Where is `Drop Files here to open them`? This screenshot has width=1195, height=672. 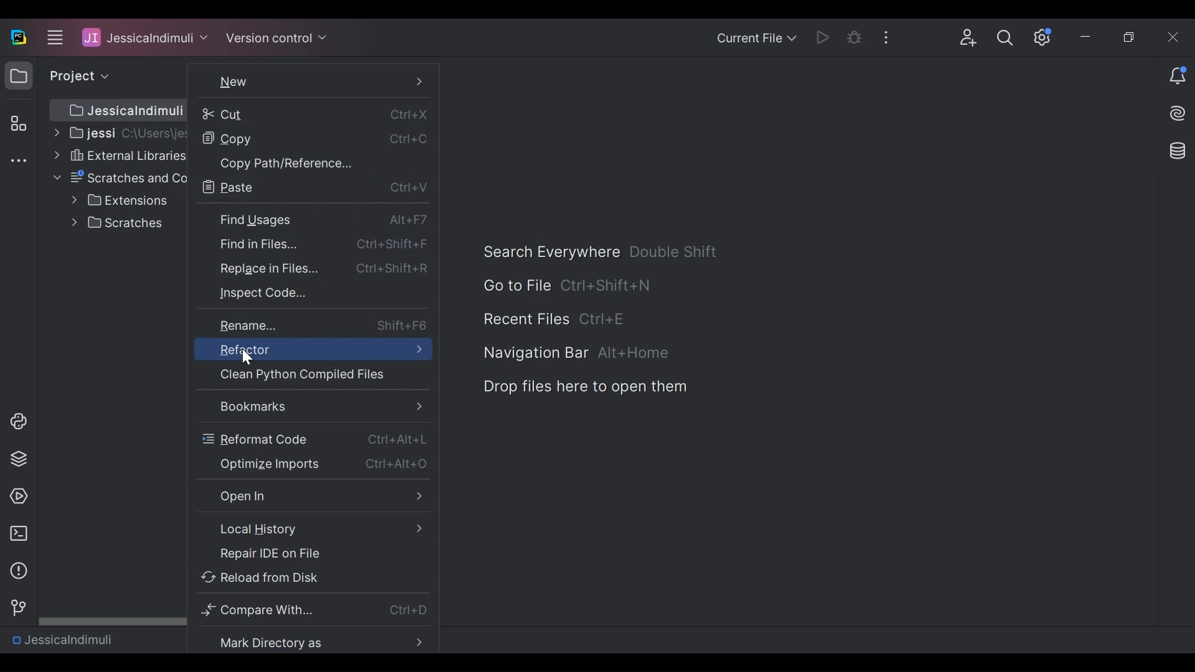
Drop Files here to open them is located at coordinates (584, 387).